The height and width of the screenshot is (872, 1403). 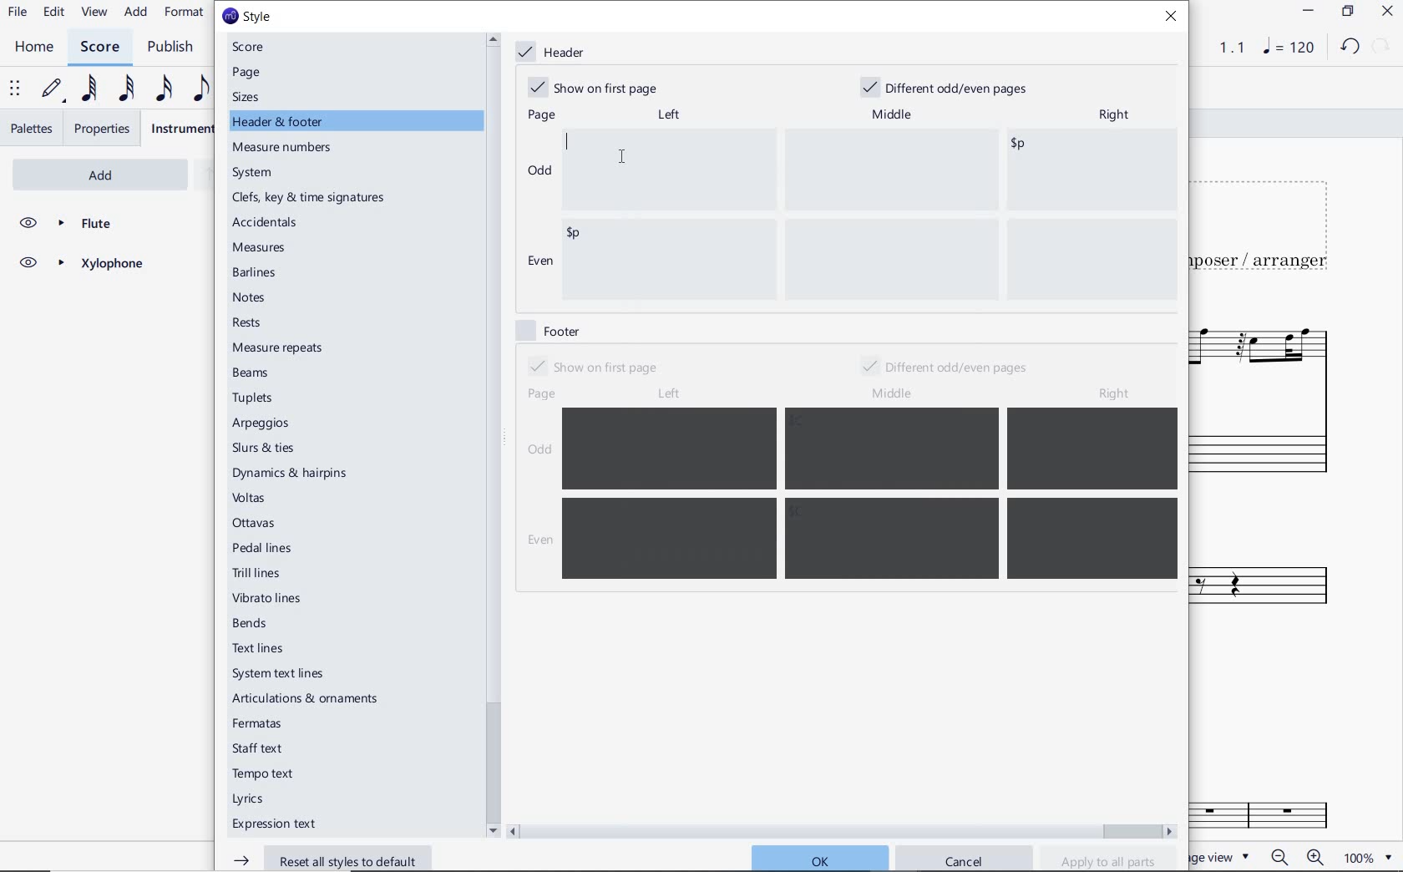 I want to click on VIEW, so click(x=95, y=13).